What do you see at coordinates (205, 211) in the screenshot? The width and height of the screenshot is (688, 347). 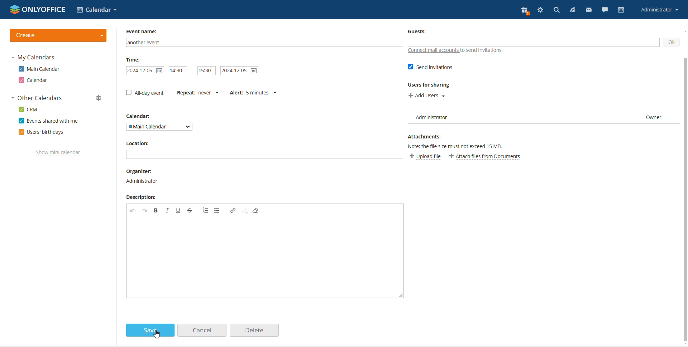 I see `insert/remove numbered list` at bounding box center [205, 211].